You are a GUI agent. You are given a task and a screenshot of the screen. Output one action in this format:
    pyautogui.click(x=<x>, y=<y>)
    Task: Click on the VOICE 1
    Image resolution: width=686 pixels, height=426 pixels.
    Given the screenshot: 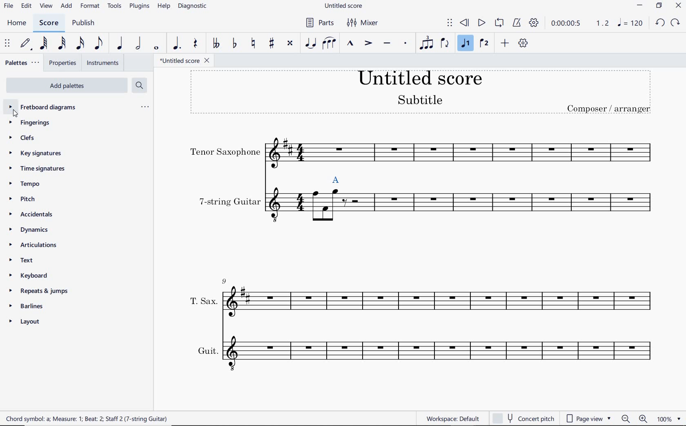 What is the action you would take?
    pyautogui.click(x=465, y=44)
    